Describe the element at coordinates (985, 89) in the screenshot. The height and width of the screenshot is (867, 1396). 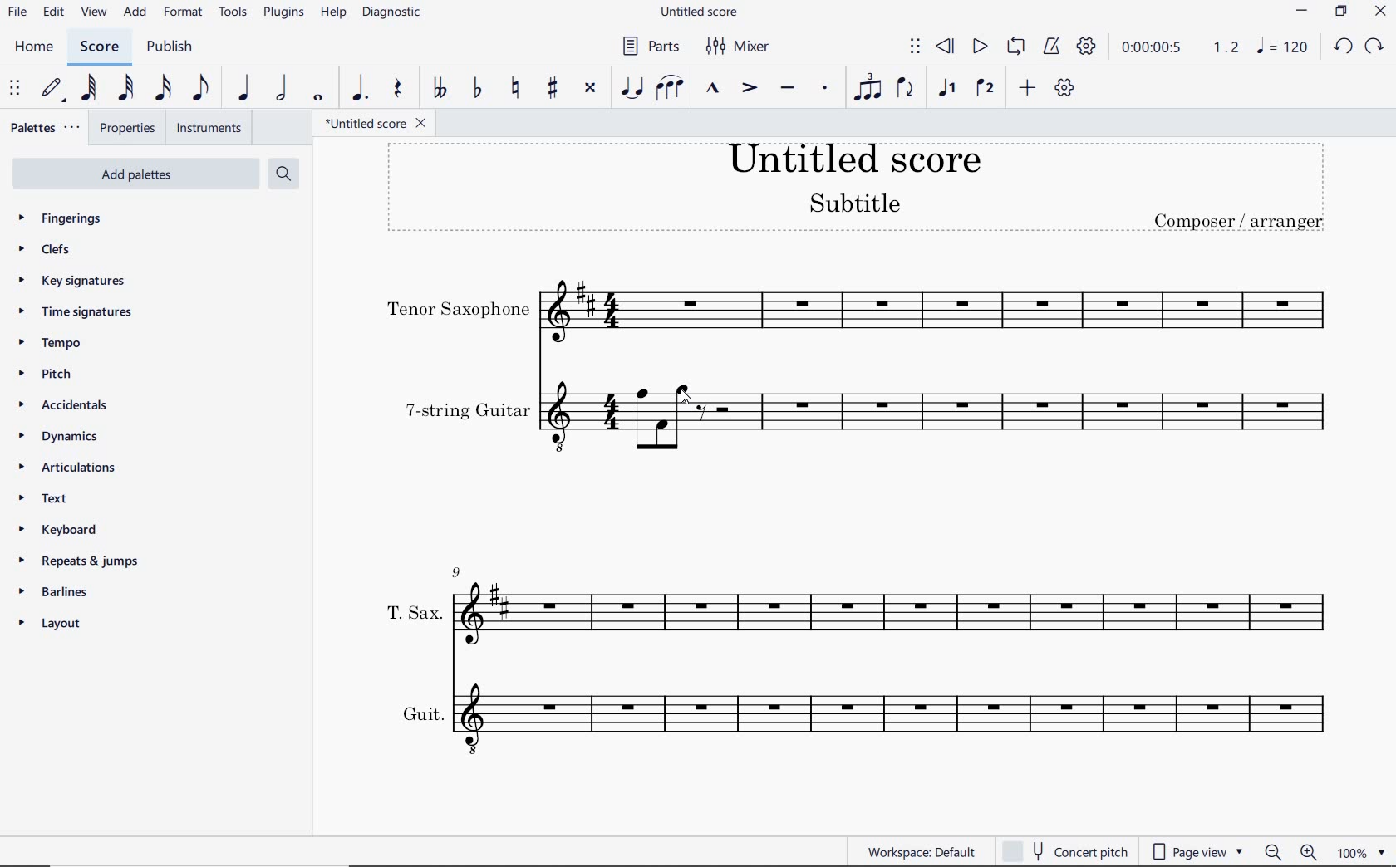
I see `VOICE 2` at that location.